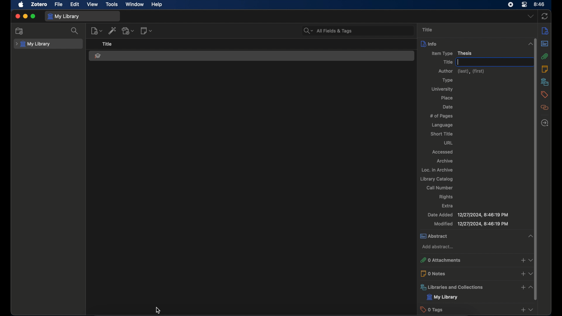  What do you see at coordinates (468, 215) in the screenshot?
I see `date added` at bounding box center [468, 215].